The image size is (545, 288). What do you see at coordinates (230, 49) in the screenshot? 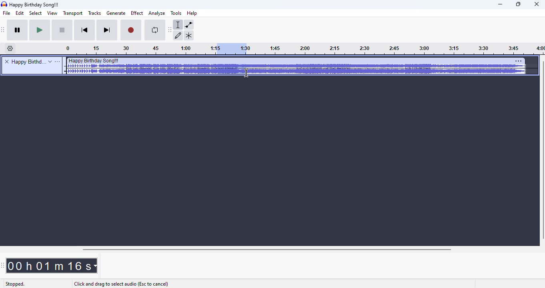
I see `selected audio` at bounding box center [230, 49].